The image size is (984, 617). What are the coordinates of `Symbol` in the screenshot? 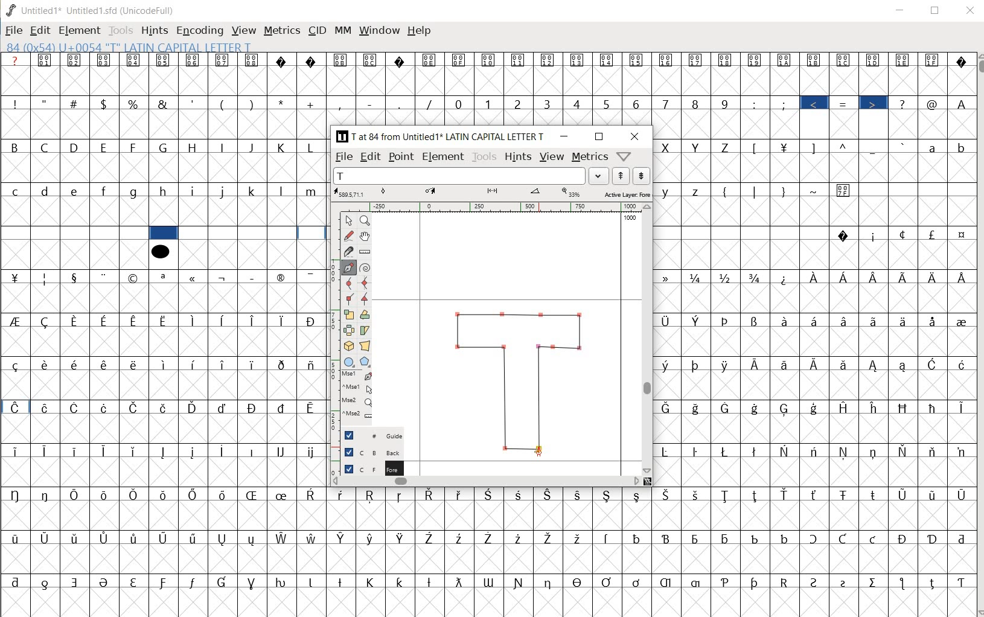 It's located at (756, 496).